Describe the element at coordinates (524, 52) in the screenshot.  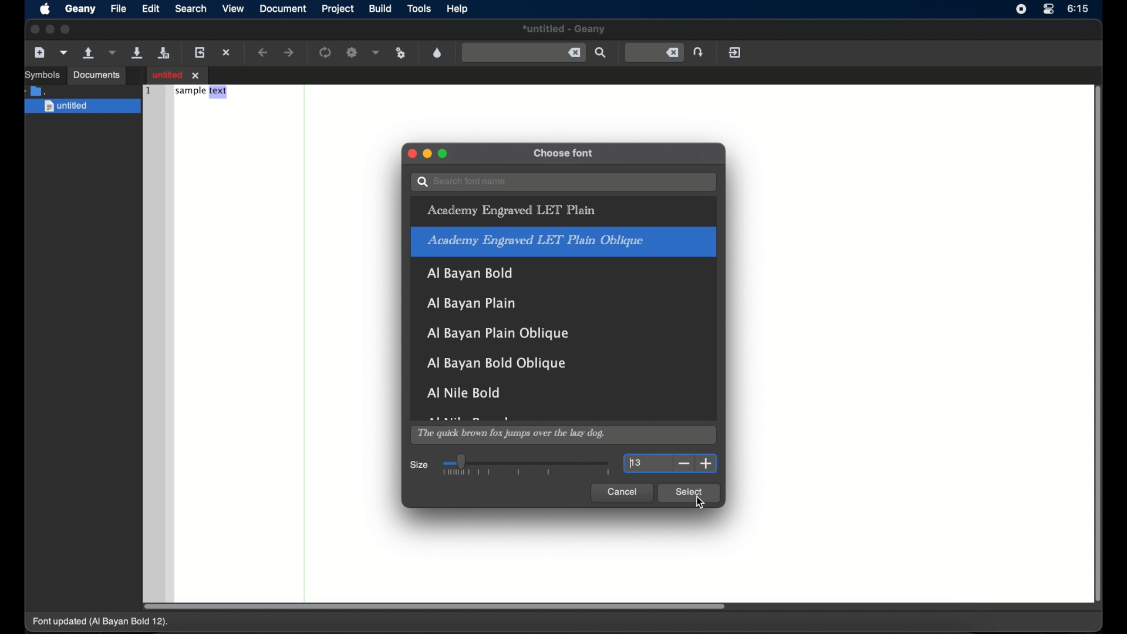
I see `find the entered text in the current file` at that location.